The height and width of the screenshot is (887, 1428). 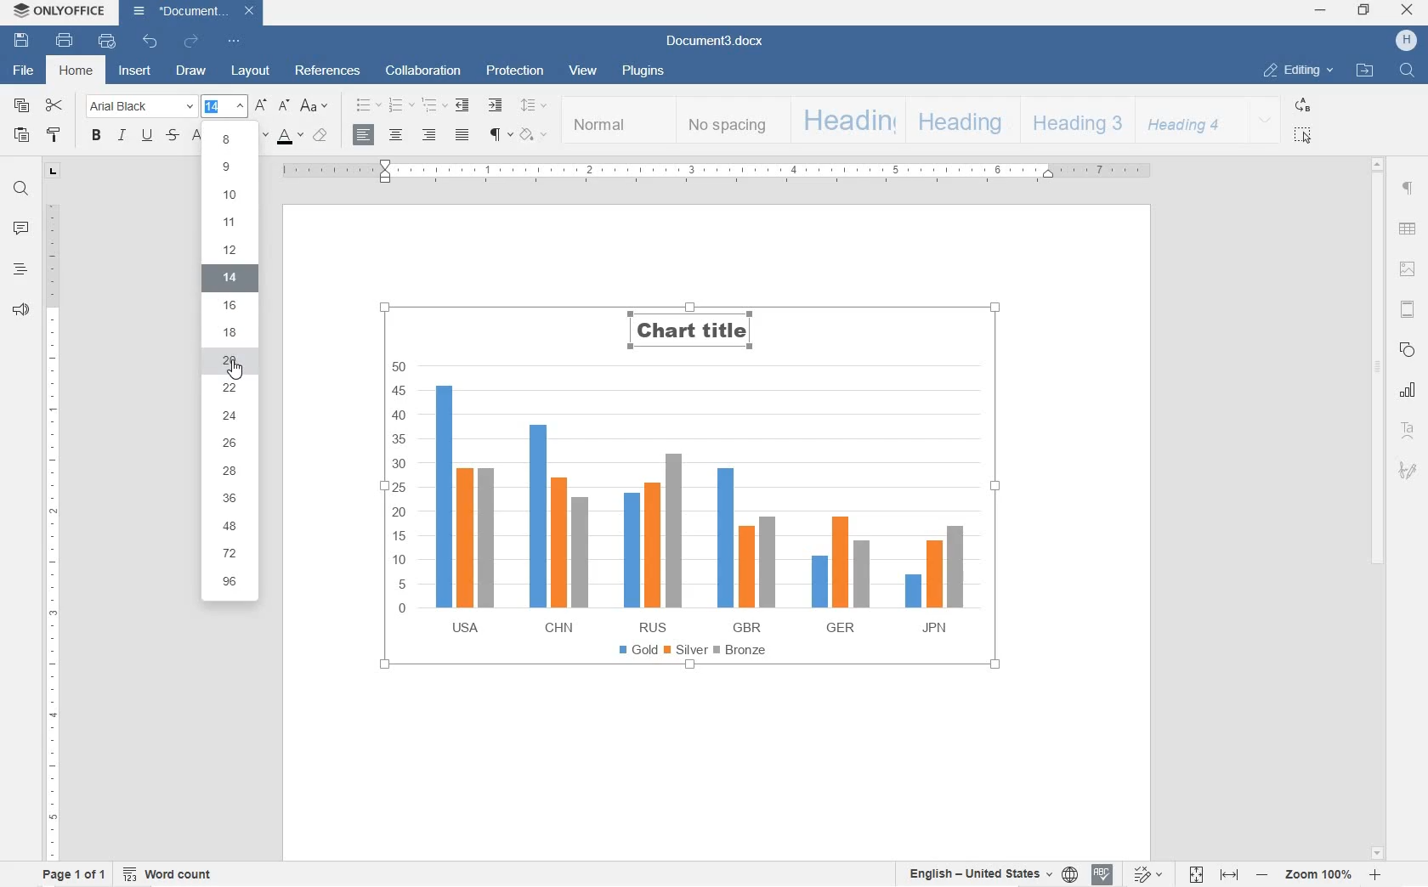 I want to click on SHADING, so click(x=535, y=134).